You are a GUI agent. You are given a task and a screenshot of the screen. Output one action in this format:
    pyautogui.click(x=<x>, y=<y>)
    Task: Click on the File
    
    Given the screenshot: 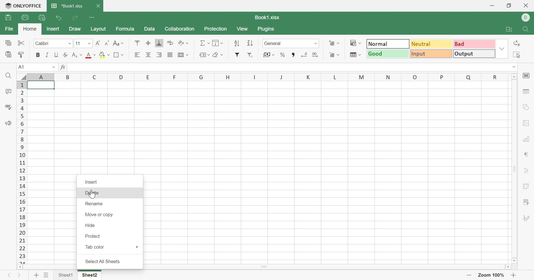 What is the action you would take?
    pyautogui.click(x=8, y=17)
    